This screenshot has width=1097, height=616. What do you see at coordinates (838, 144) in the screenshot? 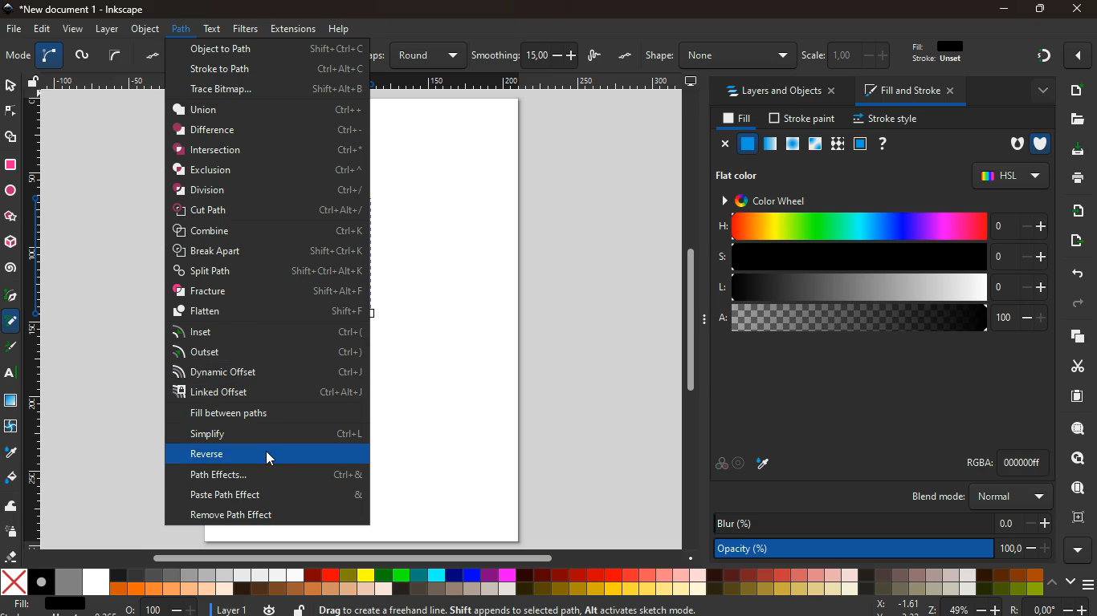
I see `texture` at bounding box center [838, 144].